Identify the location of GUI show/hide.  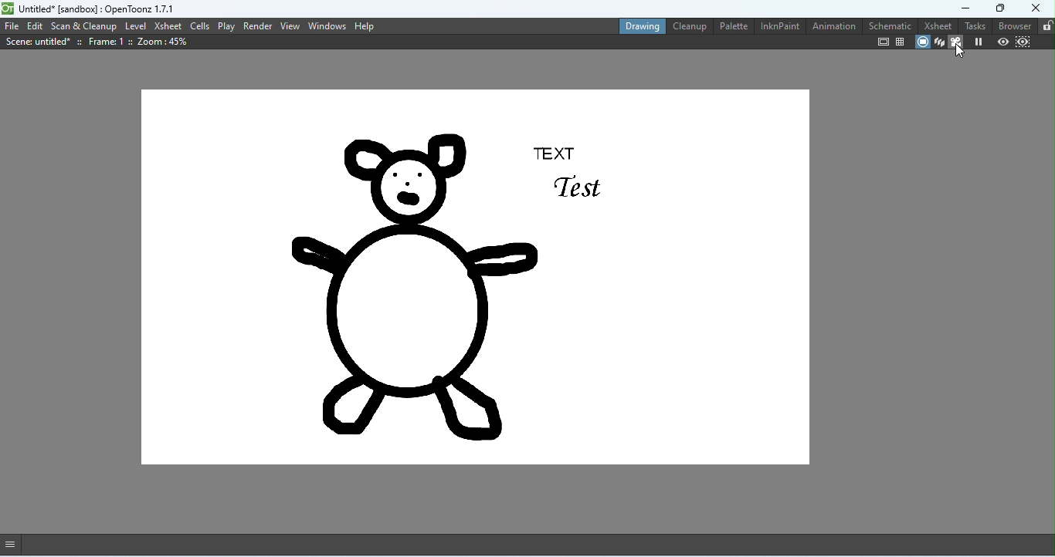
(15, 544).